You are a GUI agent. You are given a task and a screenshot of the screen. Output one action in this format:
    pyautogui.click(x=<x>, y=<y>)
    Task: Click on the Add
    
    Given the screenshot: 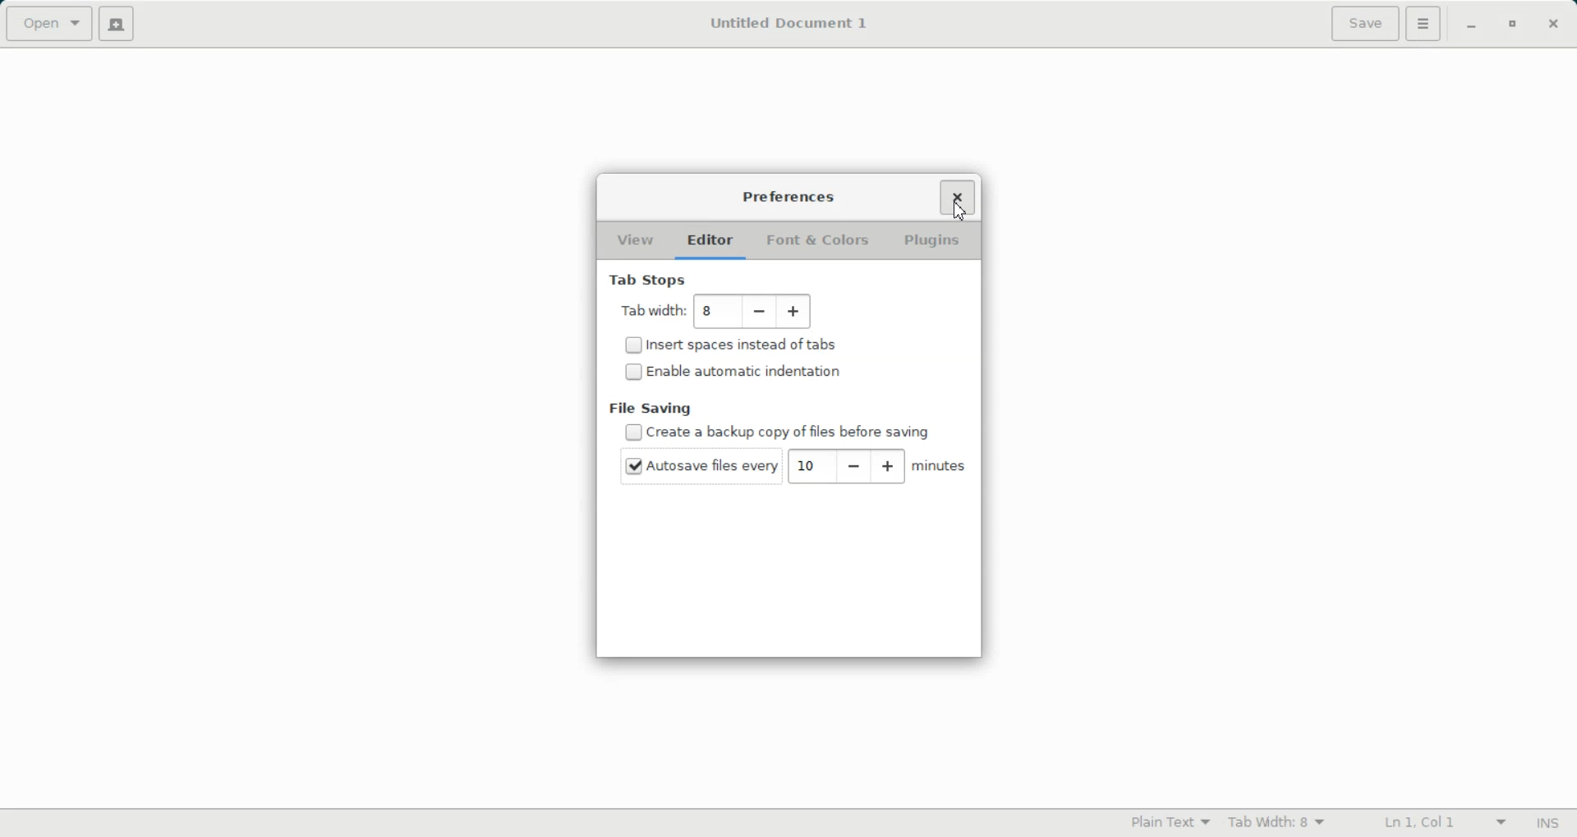 What is the action you would take?
    pyautogui.click(x=794, y=312)
    